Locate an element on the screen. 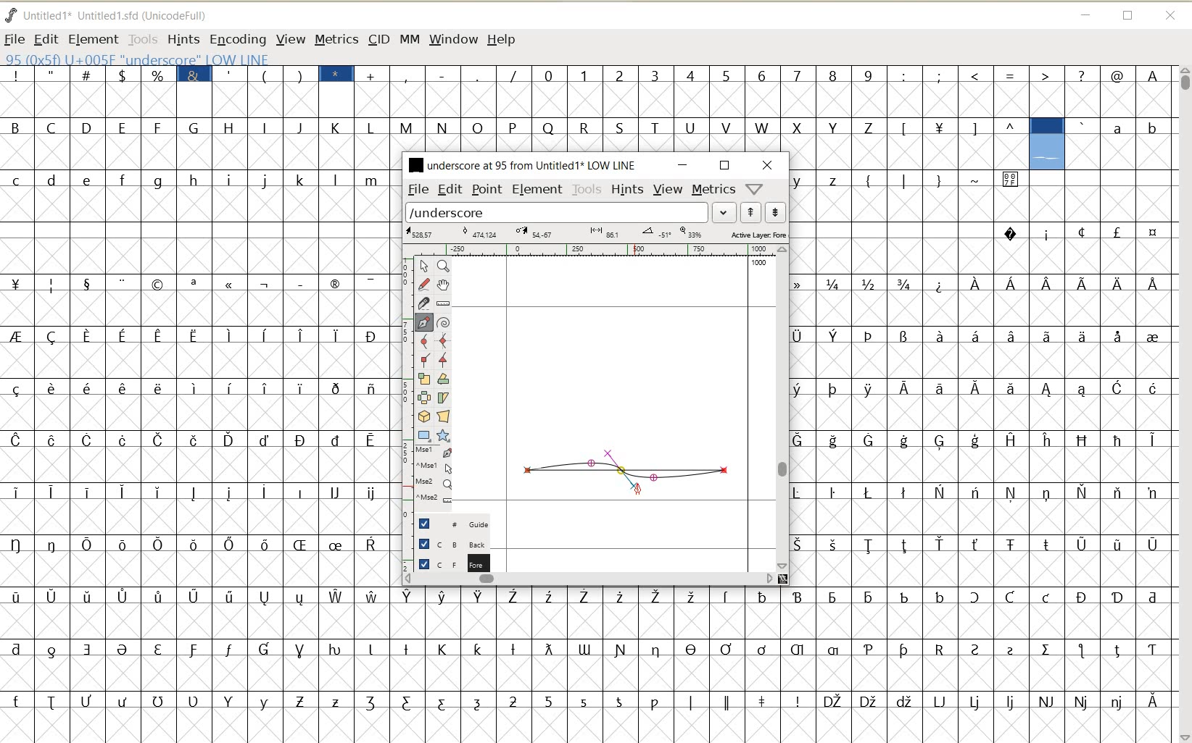 The height and width of the screenshot is (743, 1192). GLYPHY CHARACTERS & NUMBERS is located at coordinates (782, 85).